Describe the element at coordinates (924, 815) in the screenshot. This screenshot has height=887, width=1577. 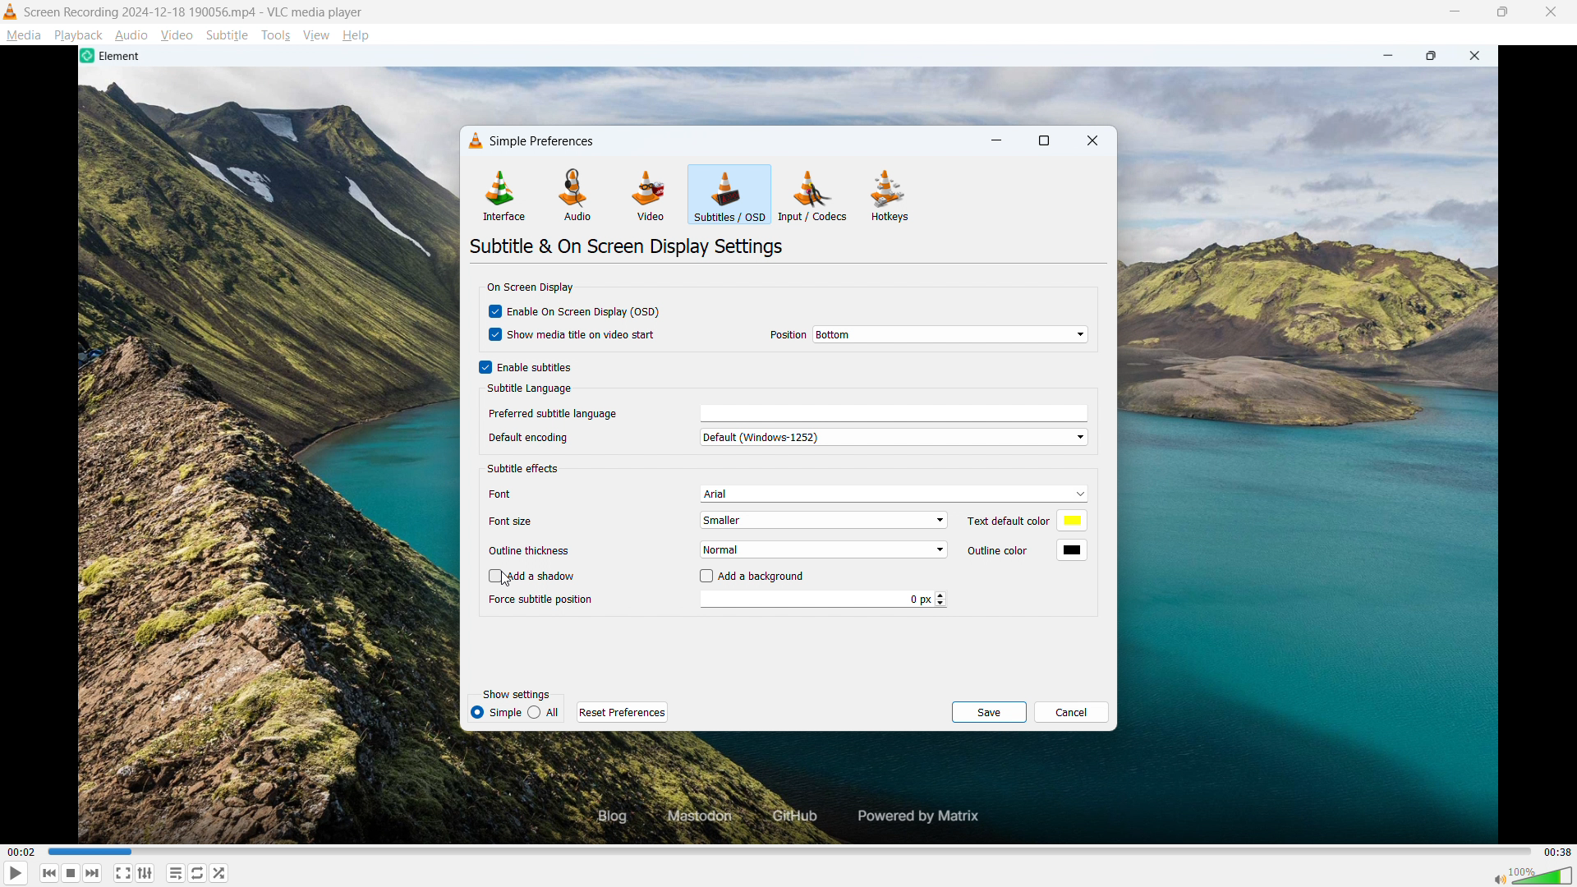
I see `Powered by Matrix` at that location.